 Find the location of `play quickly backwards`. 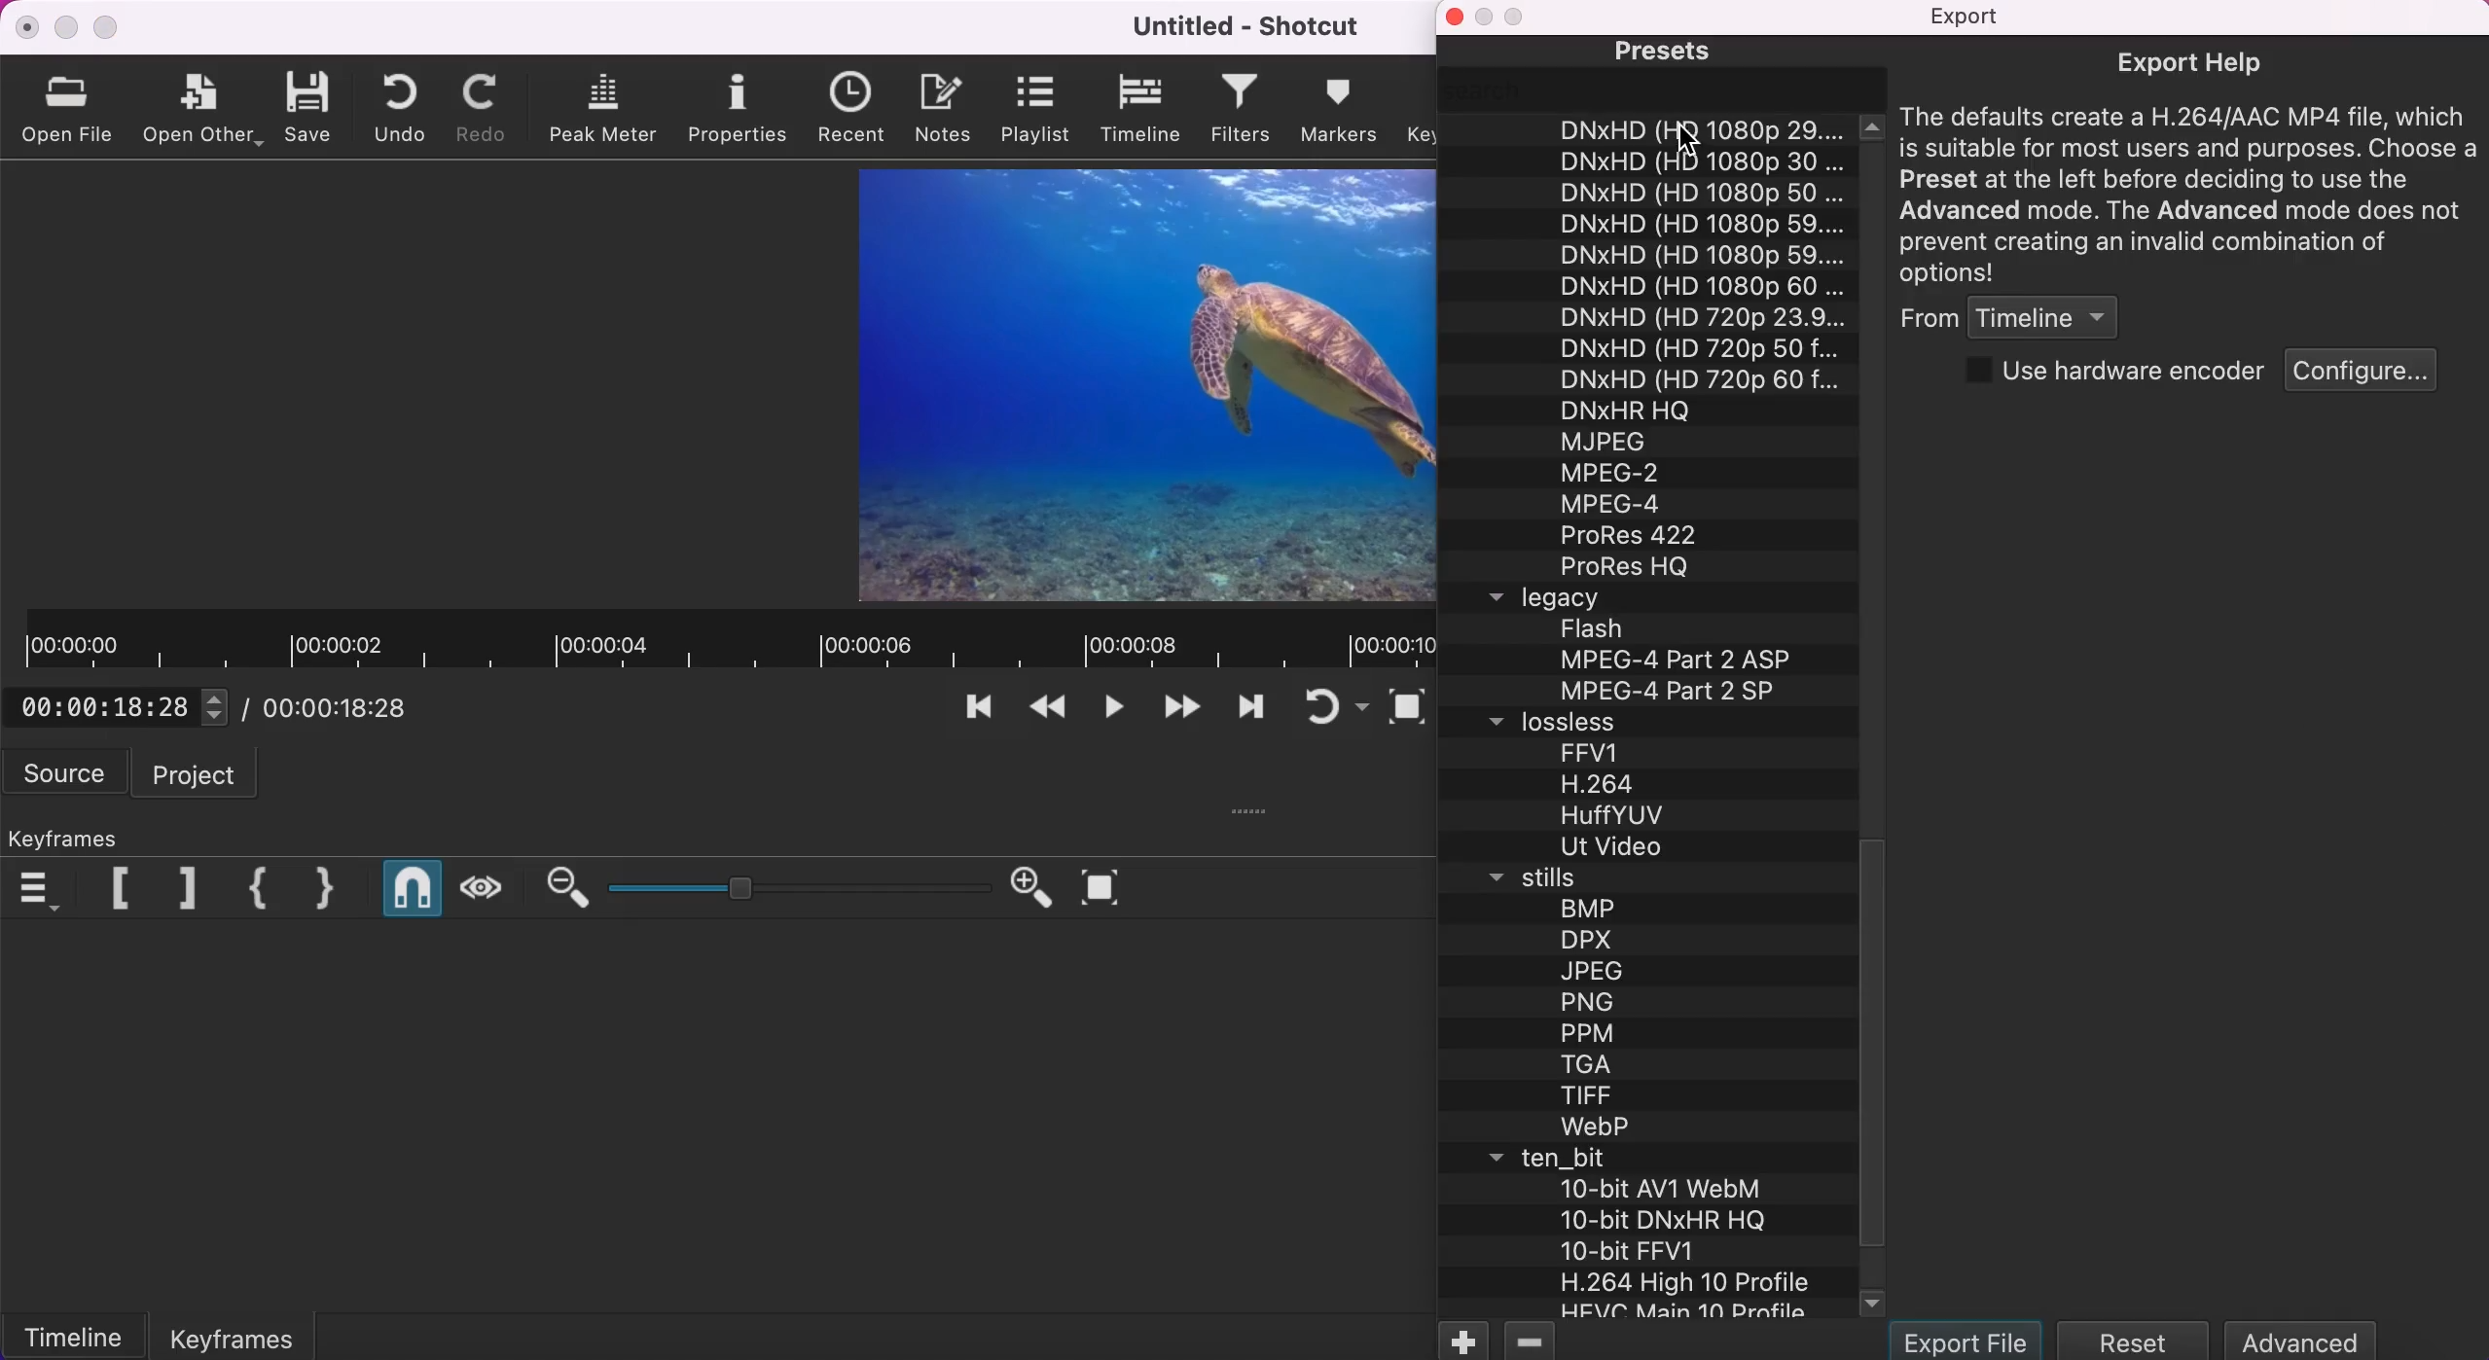

play quickly backwards is located at coordinates (1050, 712).